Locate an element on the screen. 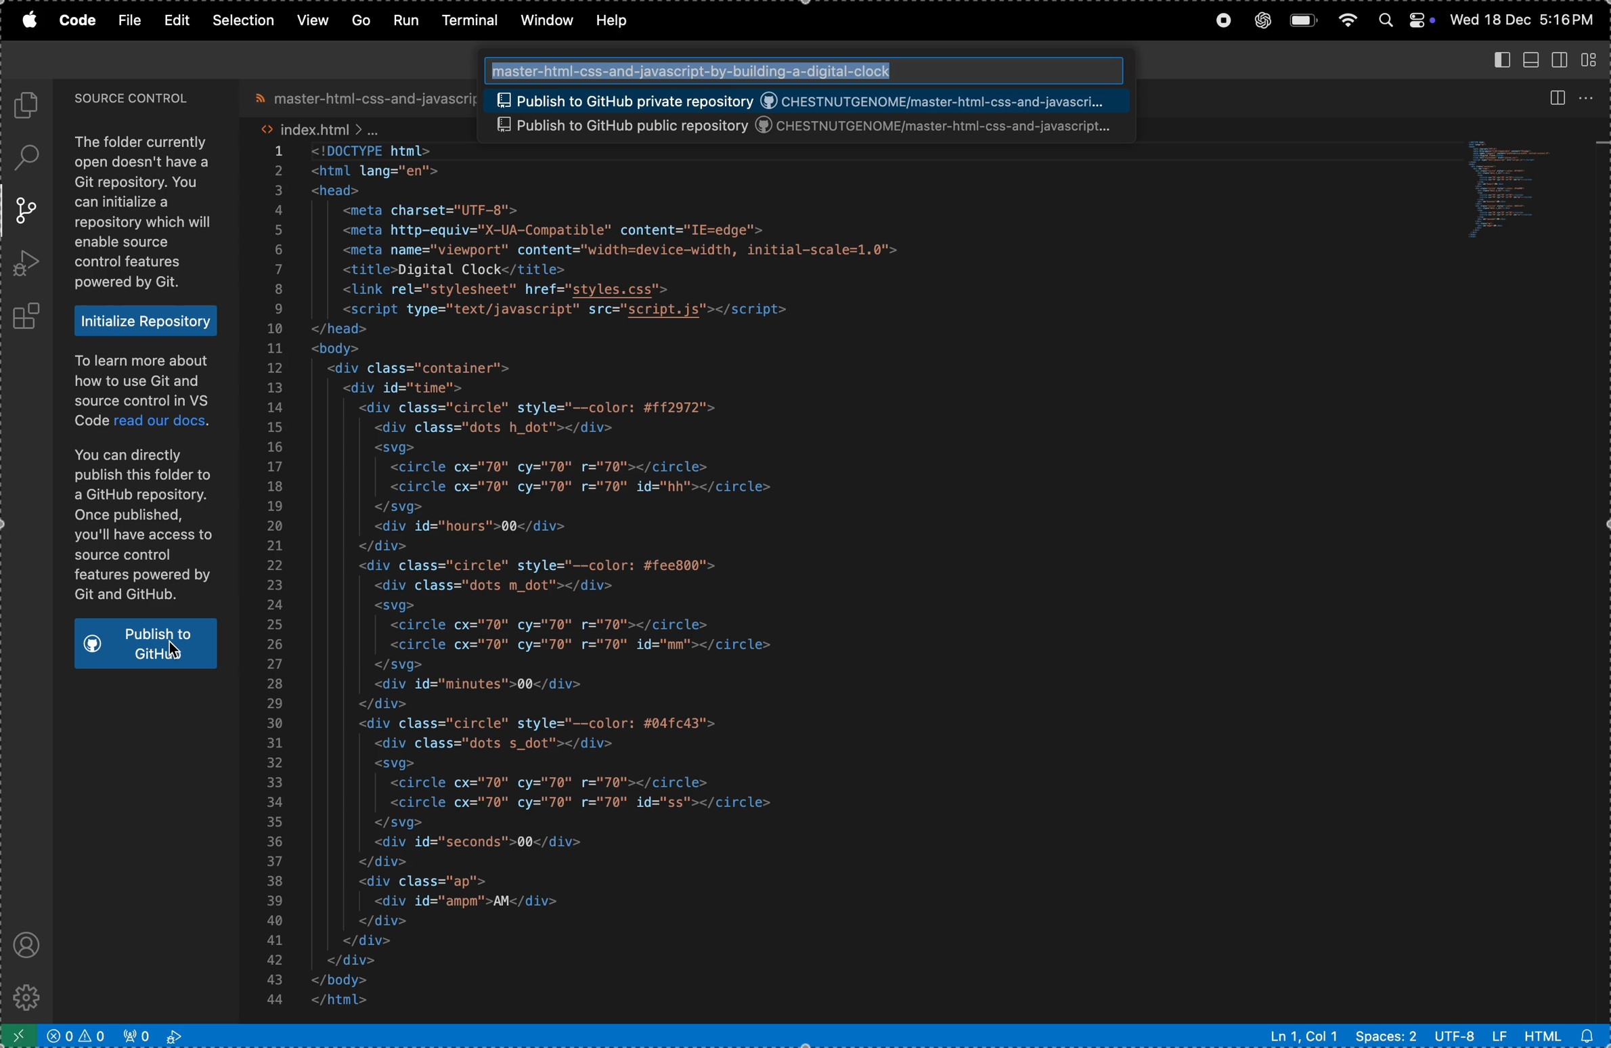  index .html file is located at coordinates (321, 127).